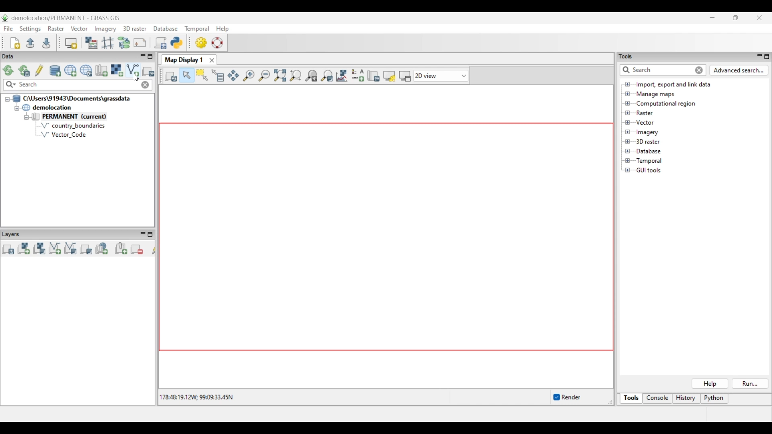 The height and width of the screenshot is (434, 772). What do you see at coordinates (628, 94) in the screenshot?
I see `Click to open Manage maps` at bounding box center [628, 94].